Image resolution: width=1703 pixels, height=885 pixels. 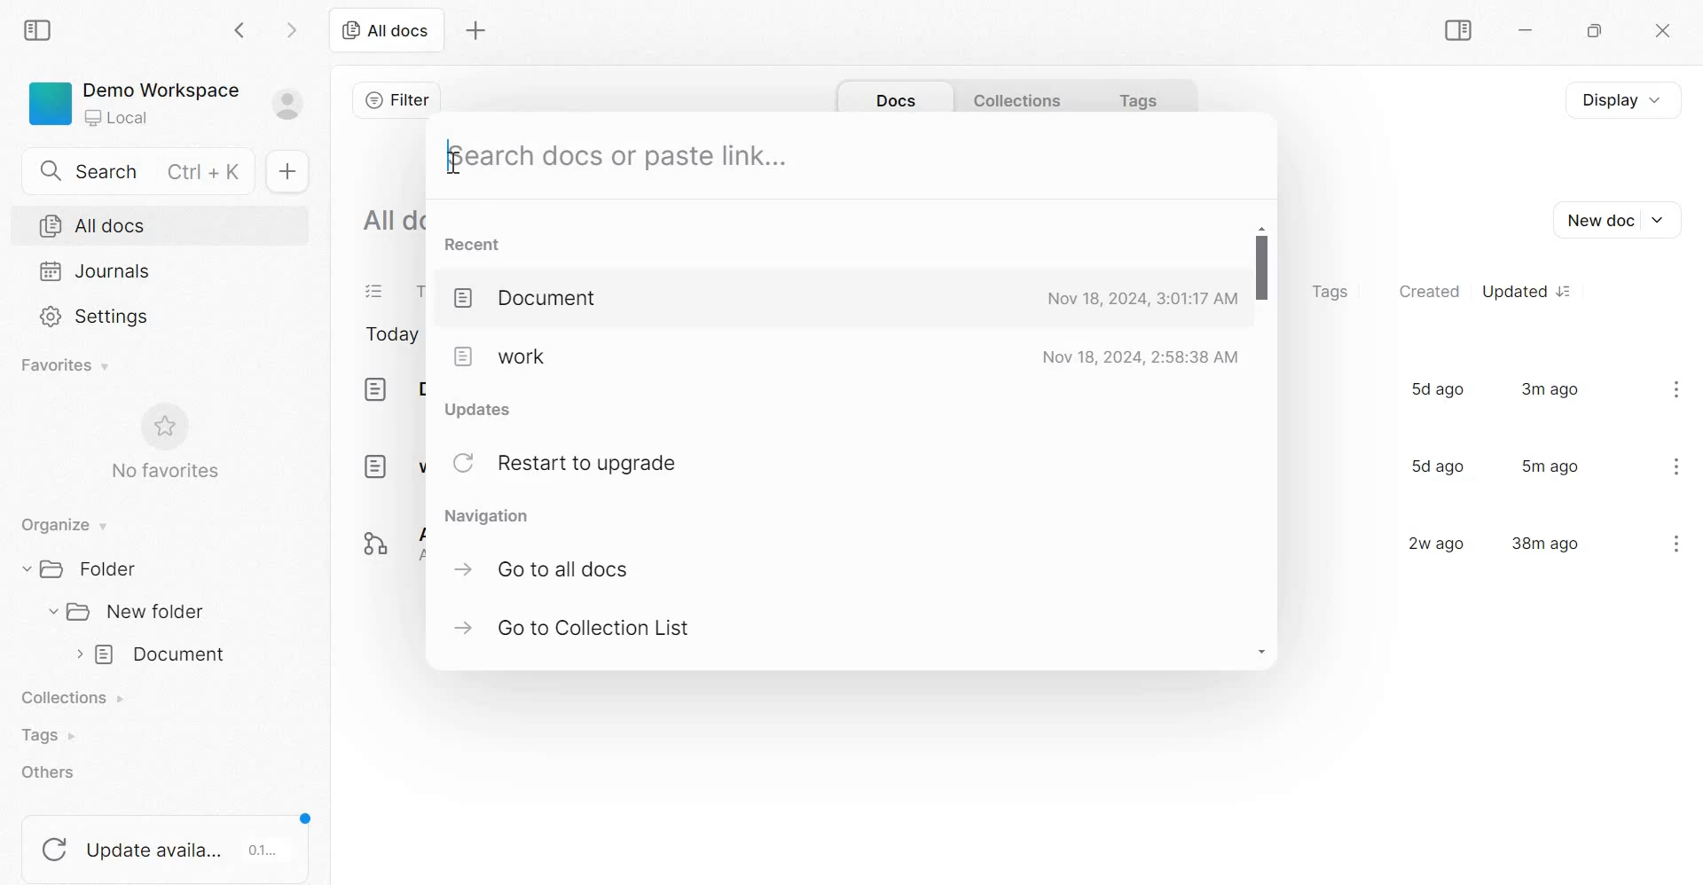 What do you see at coordinates (492, 517) in the screenshot?
I see `Navigation` at bounding box center [492, 517].